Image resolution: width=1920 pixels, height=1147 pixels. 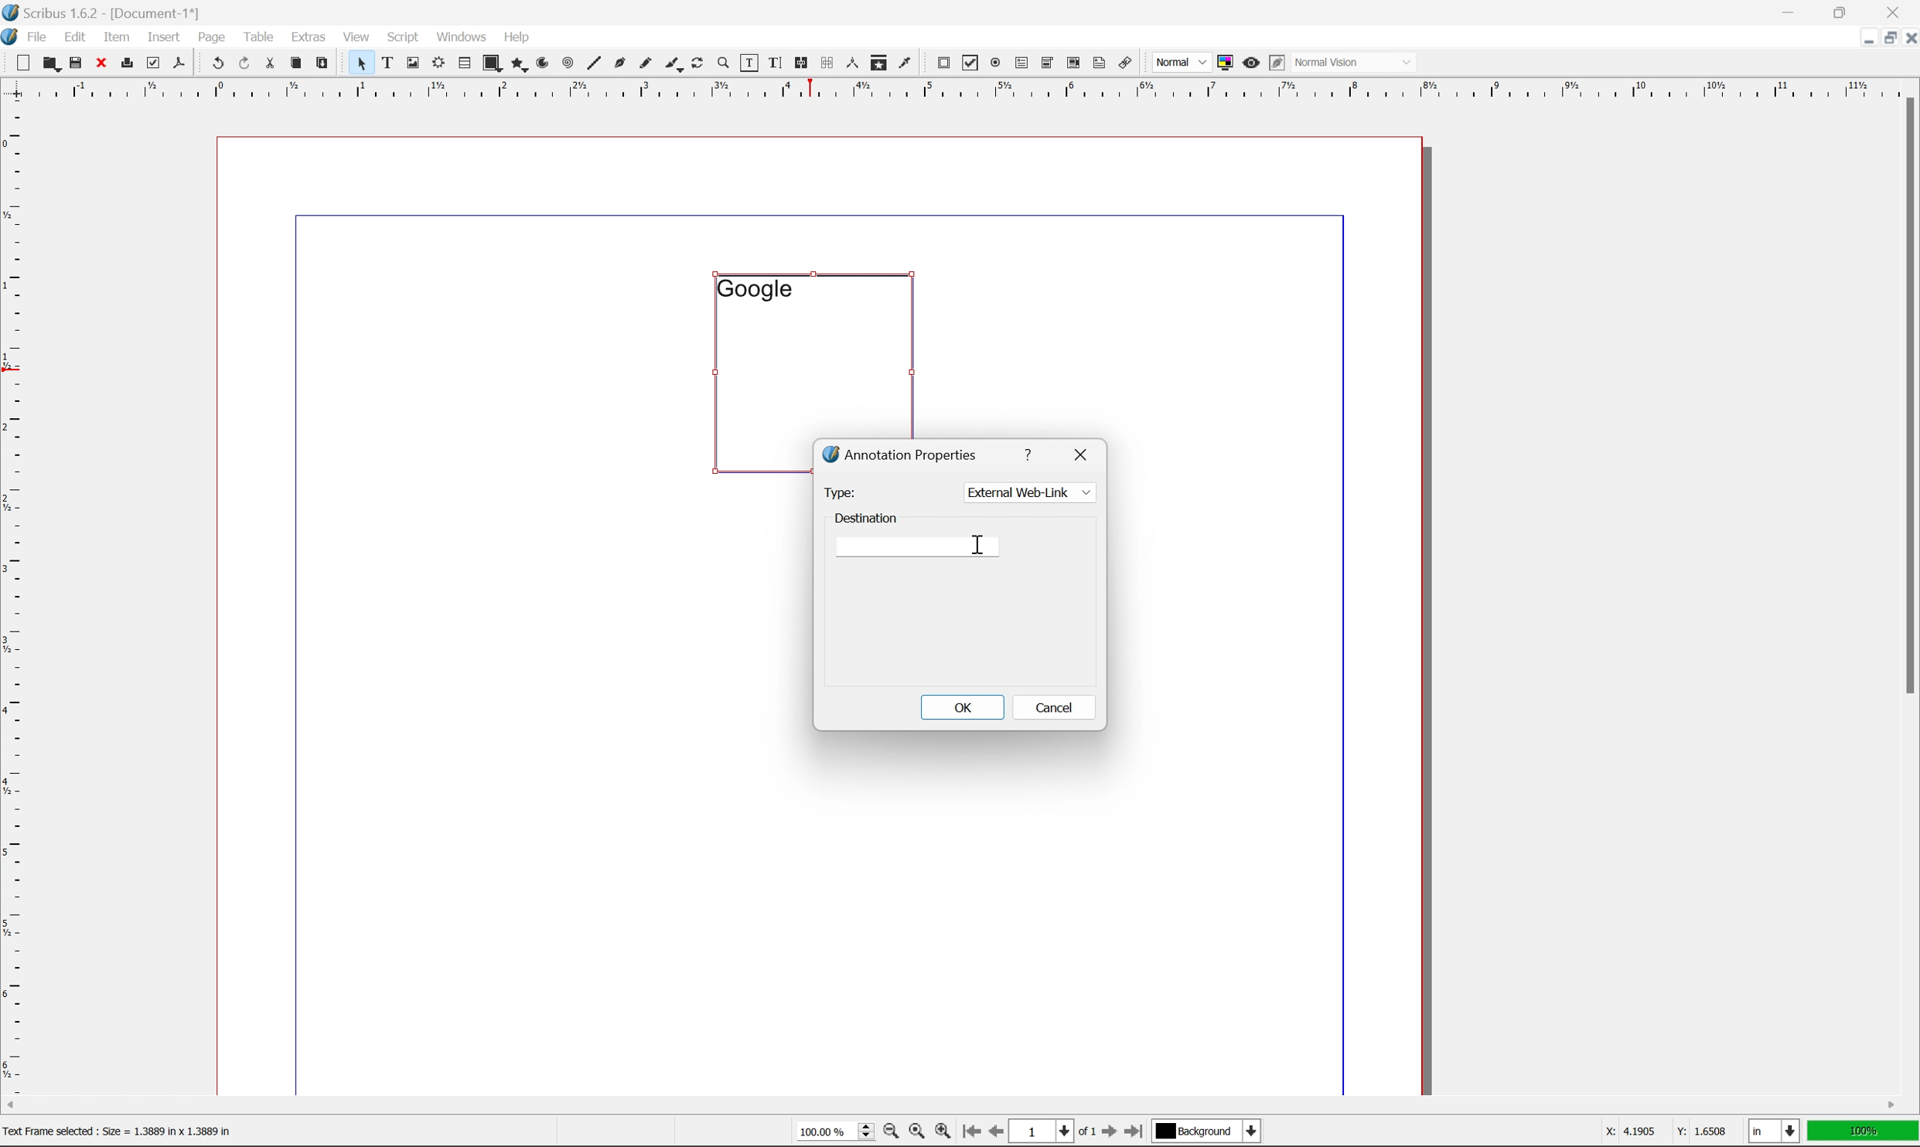 What do you see at coordinates (1052, 1133) in the screenshot?
I see `select current page` at bounding box center [1052, 1133].